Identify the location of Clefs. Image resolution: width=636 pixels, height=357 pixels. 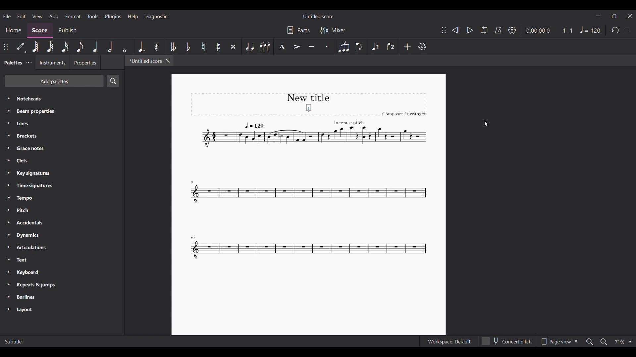
(62, 160).